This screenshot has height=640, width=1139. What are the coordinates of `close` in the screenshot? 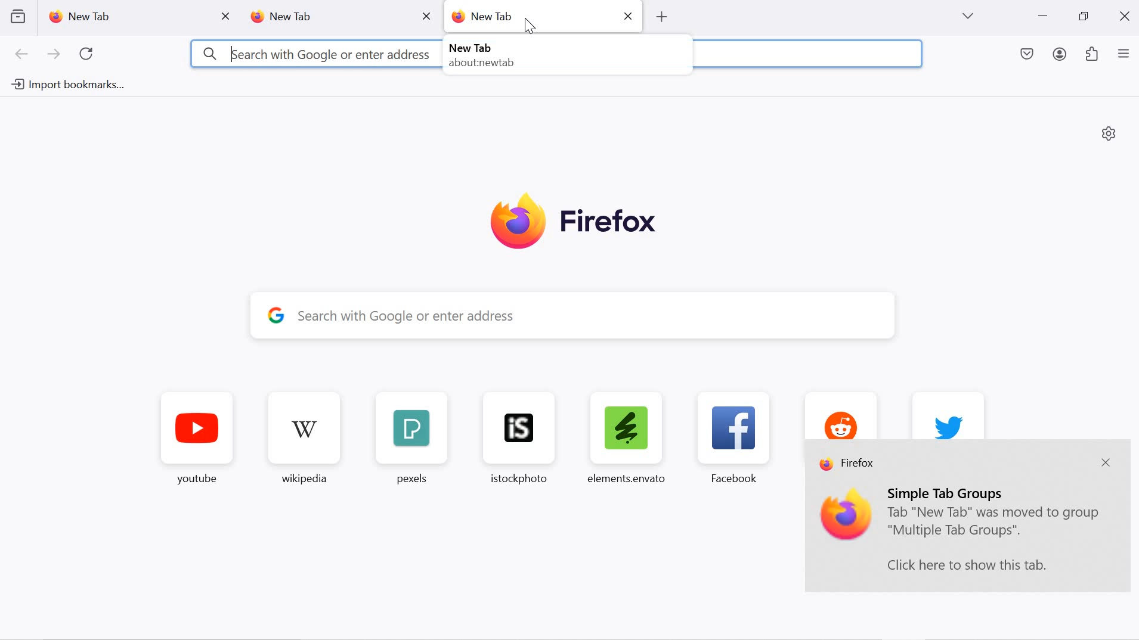 It's located at (630, 15).